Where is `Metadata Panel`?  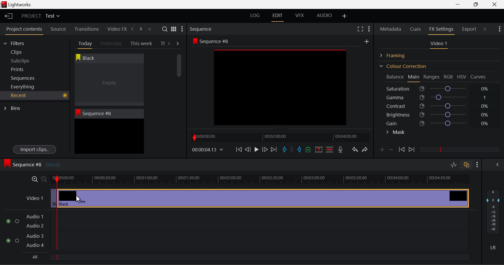
Metadata Panel is located at coordinates (391, 28).